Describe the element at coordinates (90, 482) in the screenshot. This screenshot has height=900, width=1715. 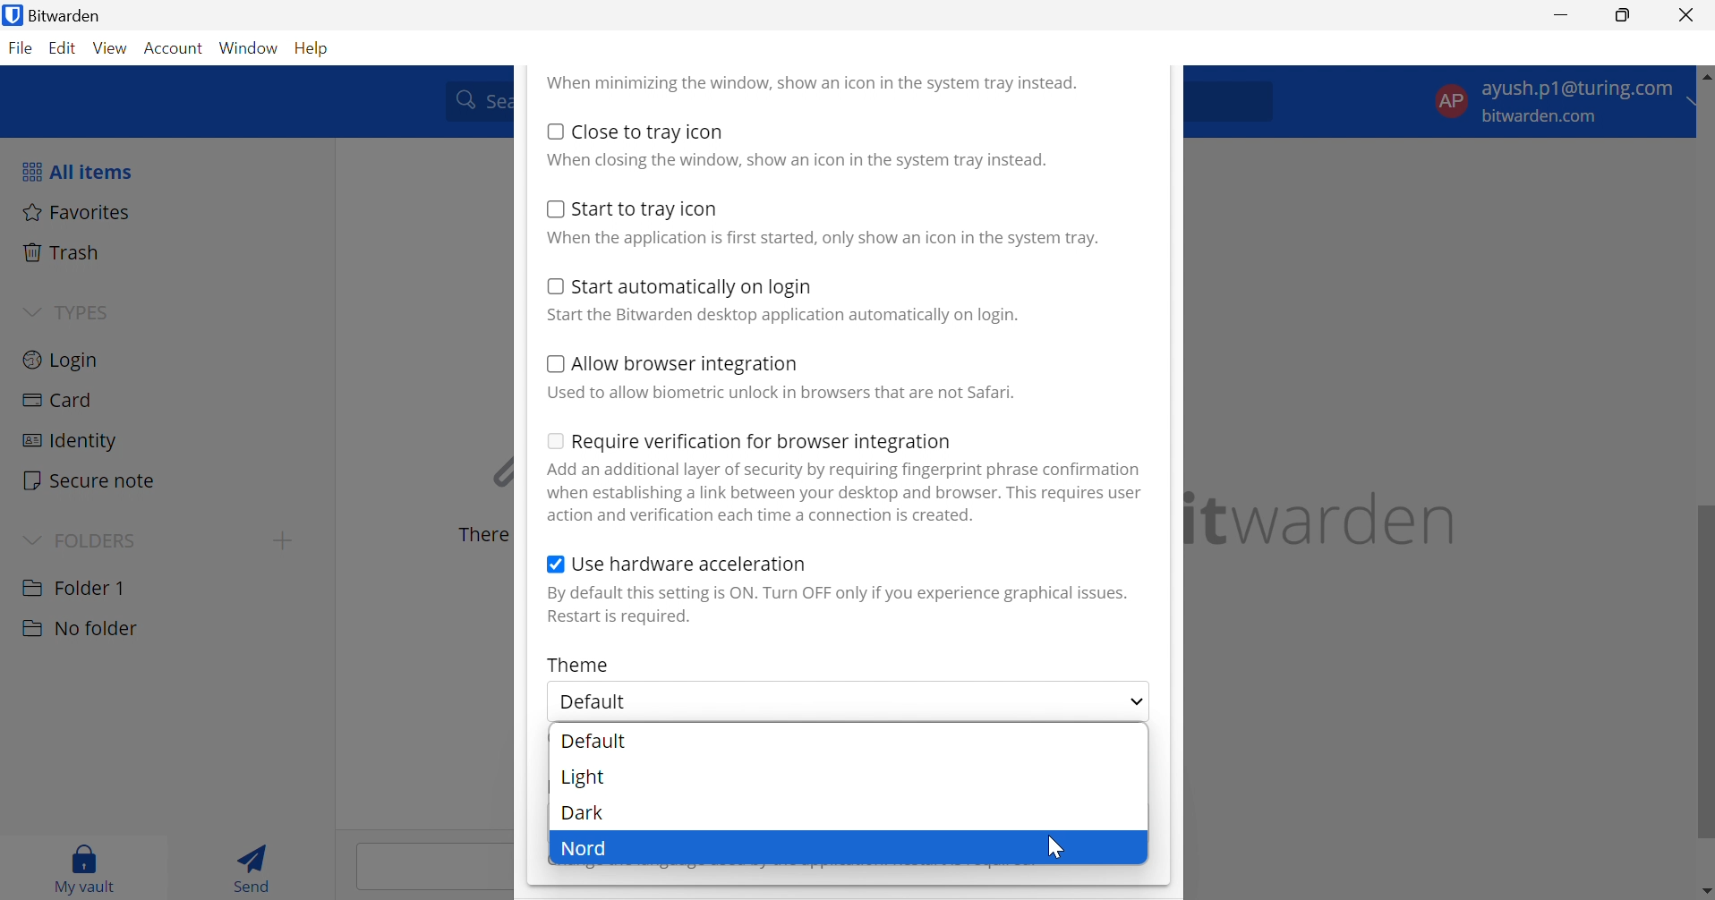
I see `Secure note` at that location.